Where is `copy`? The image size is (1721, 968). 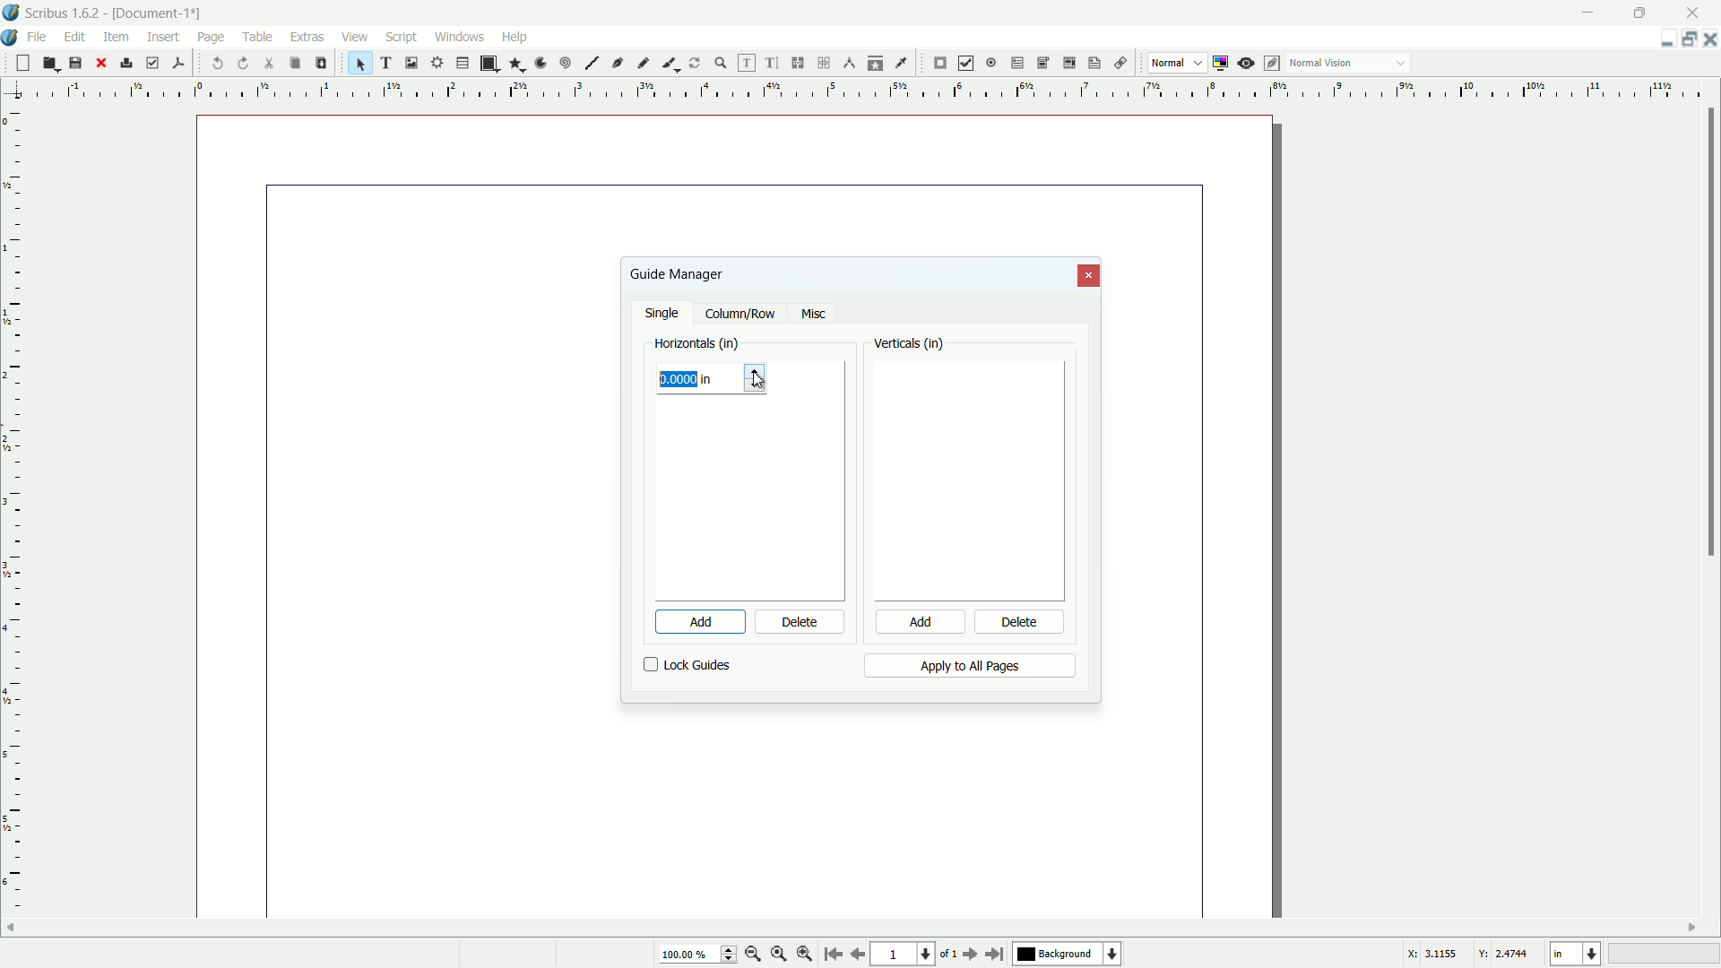
copy is located at coordinates (294, 64).